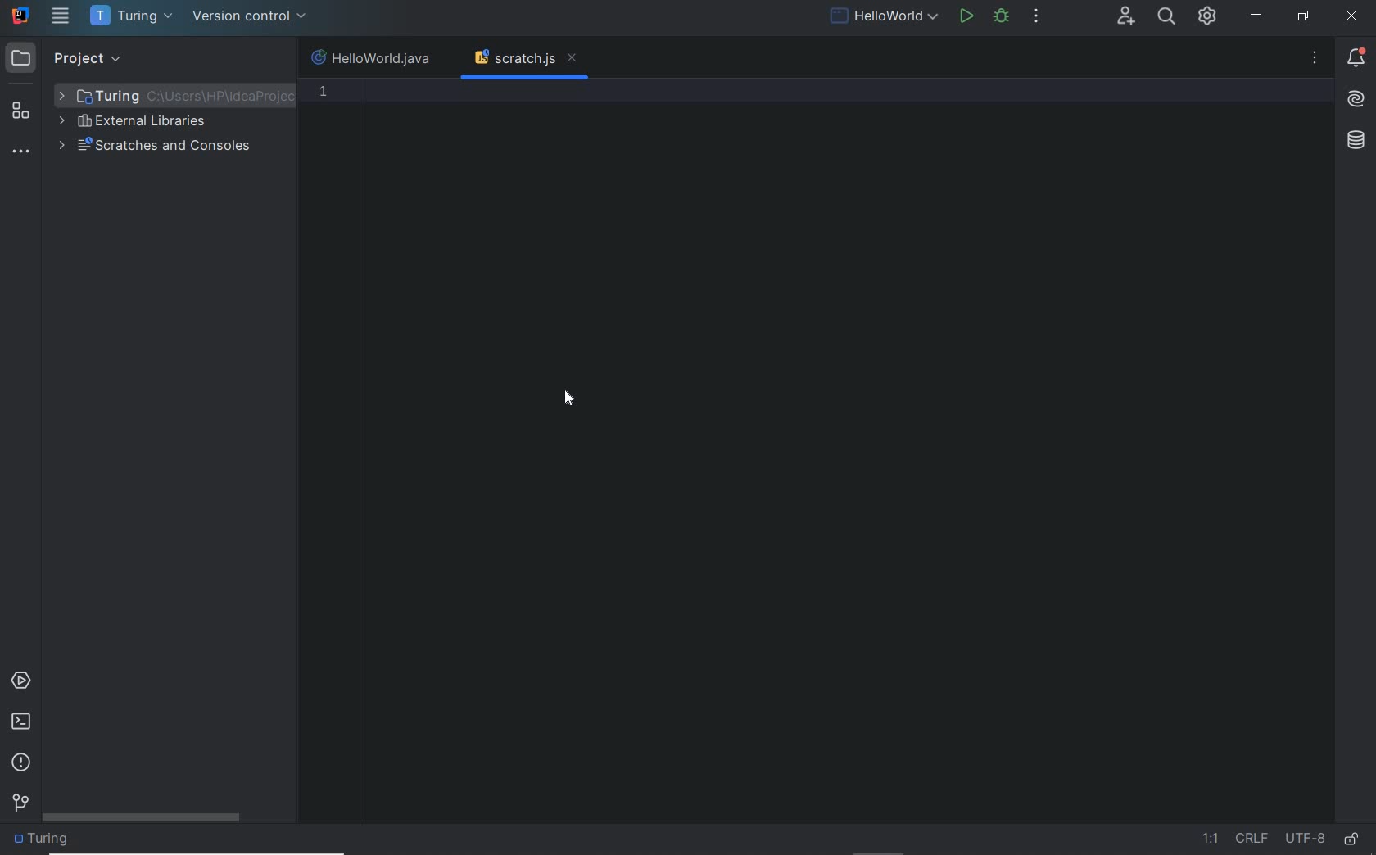 This screenshot has height=855, width=1376. Describe the element at coordinates (1253, 839) in the screenshot. I see `line separator` at that location.